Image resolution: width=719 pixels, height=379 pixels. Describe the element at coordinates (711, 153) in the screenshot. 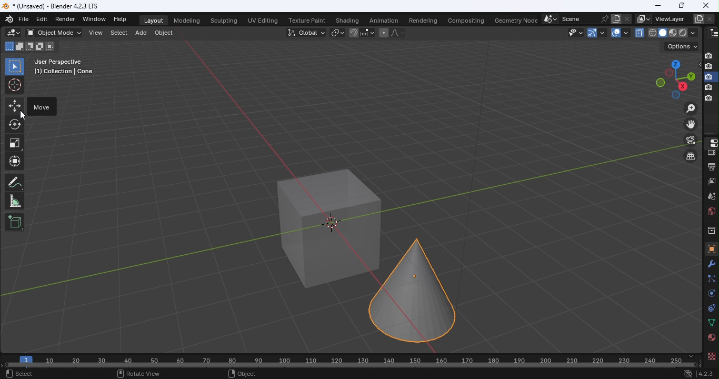

I see `Render` at that location.